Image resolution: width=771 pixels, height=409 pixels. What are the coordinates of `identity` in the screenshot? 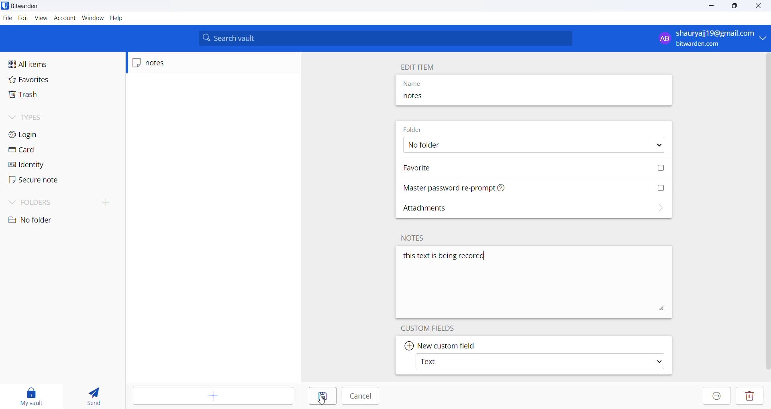 It's located at (37, 166).